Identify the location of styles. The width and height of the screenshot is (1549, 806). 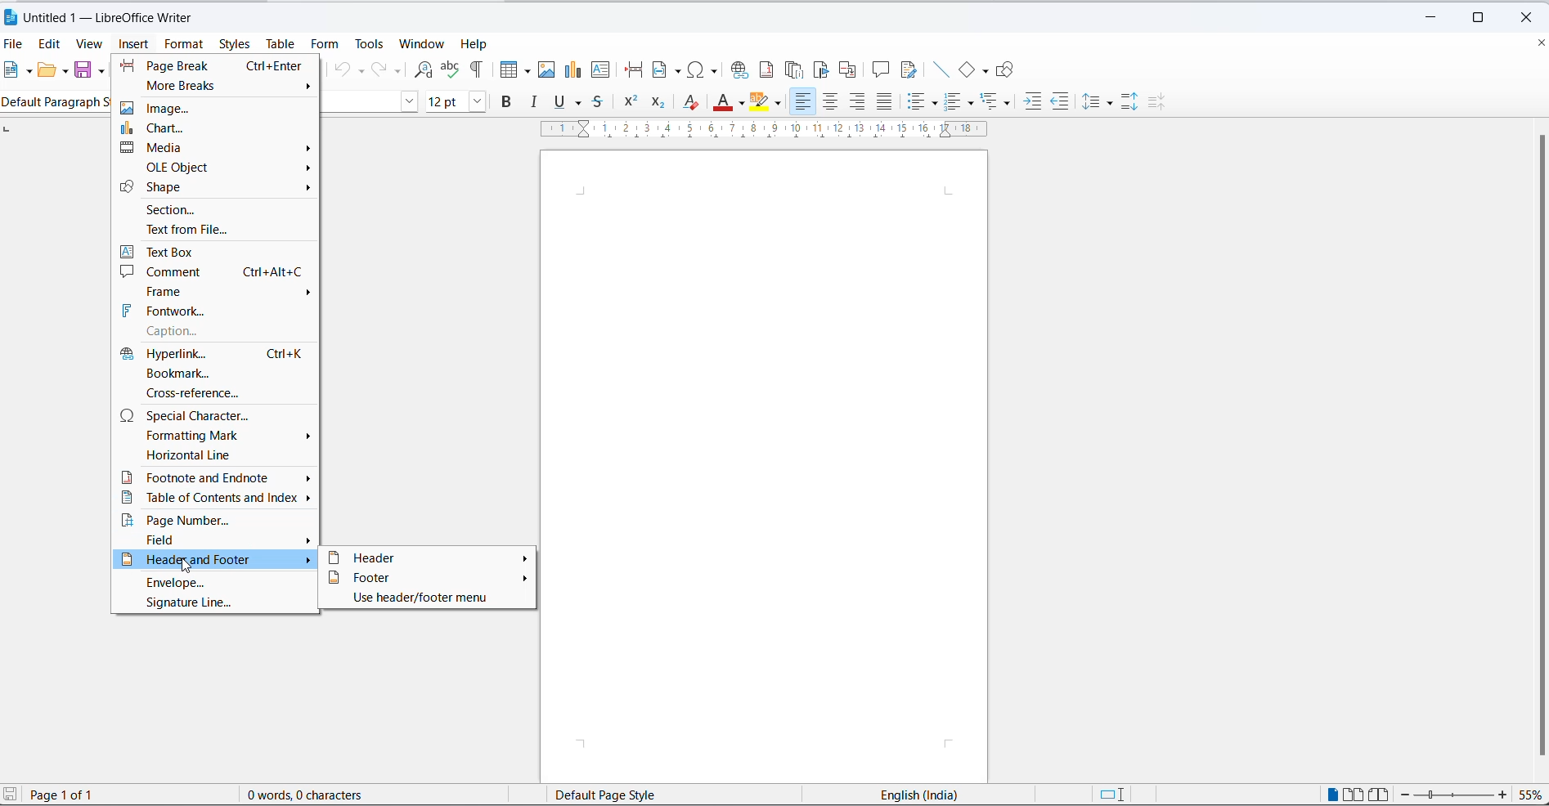
(234, 44).